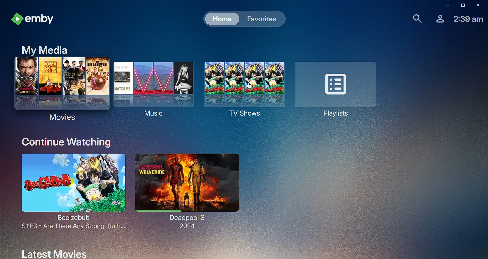 Image resolution: width=488 pixels, height=259 pixels. What do you see at coordinates (61, 89) in the screenshot?
I see `Movies` at bounding box center [61, 89].